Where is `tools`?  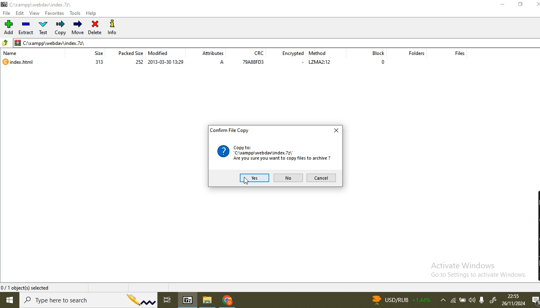 tools is located at coordinates (76, 14).